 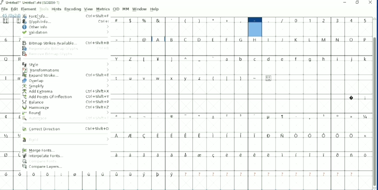 What do you see at coordinates (331, 21) in the screenshot?
I see `Numbers` at bounding box center [331, 21].